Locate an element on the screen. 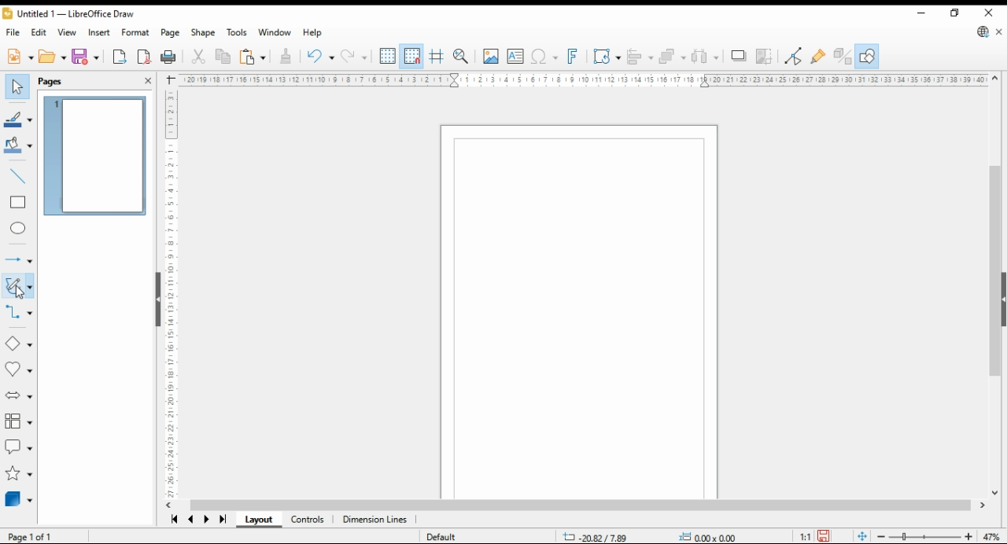 Image resolution: width=1007 pixels, height=544 pixels. zoom slider is located at coordinates (924, 536).